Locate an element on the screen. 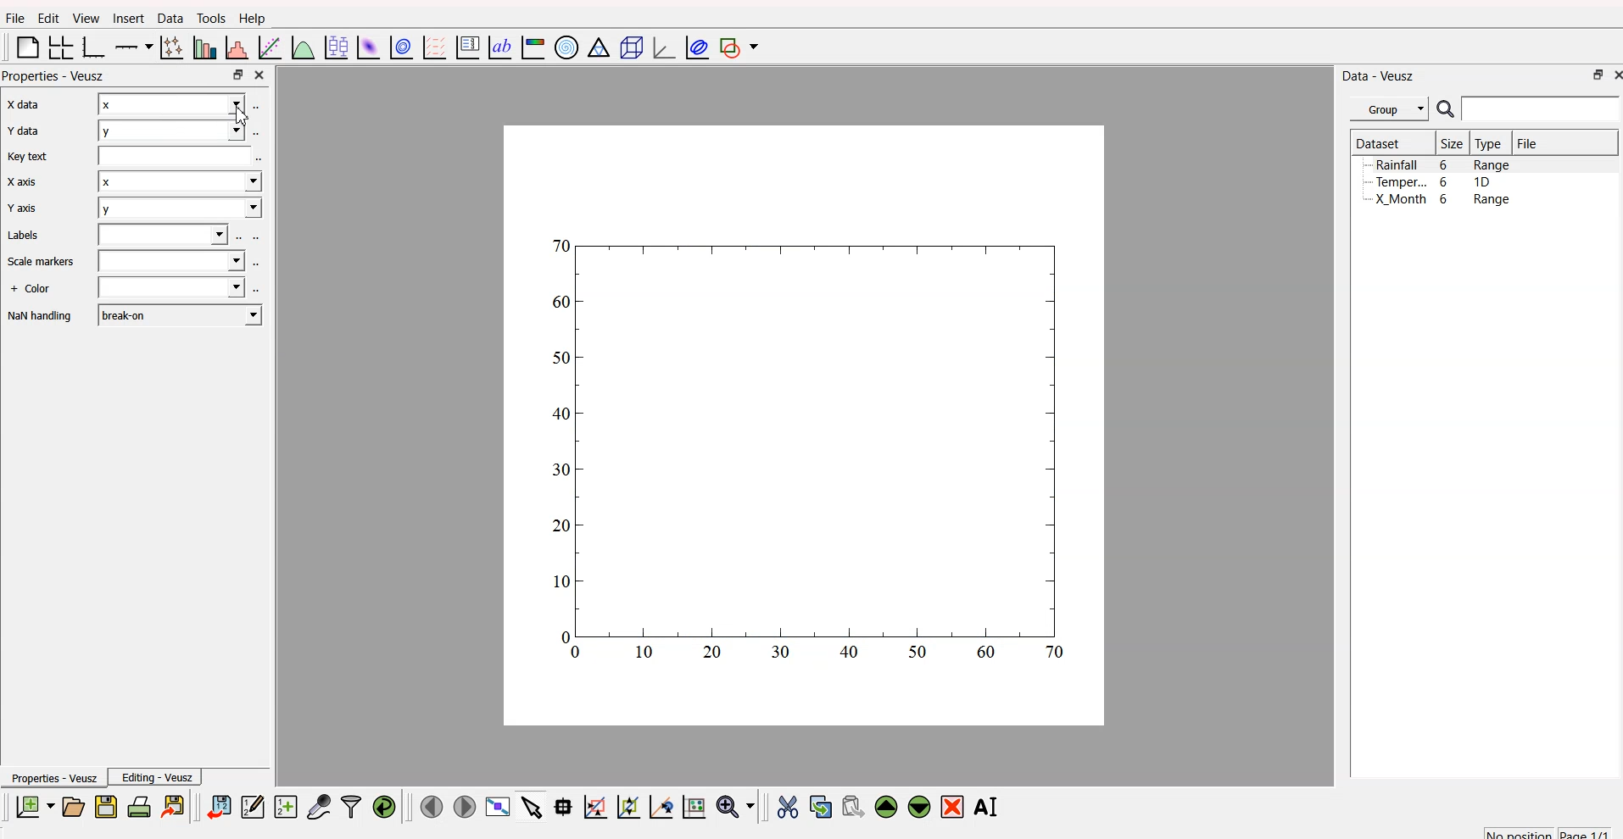 Image resolution: width=1623 pixels, height=839 pixels. polar graph is located at coordinates (568, 45).